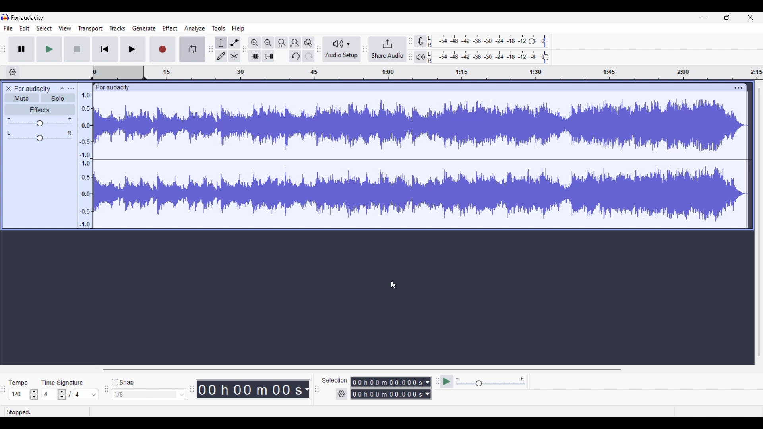 The height and width of the screenshot is (429, 763). I want to click on tools tool bar, so click(209, 49).